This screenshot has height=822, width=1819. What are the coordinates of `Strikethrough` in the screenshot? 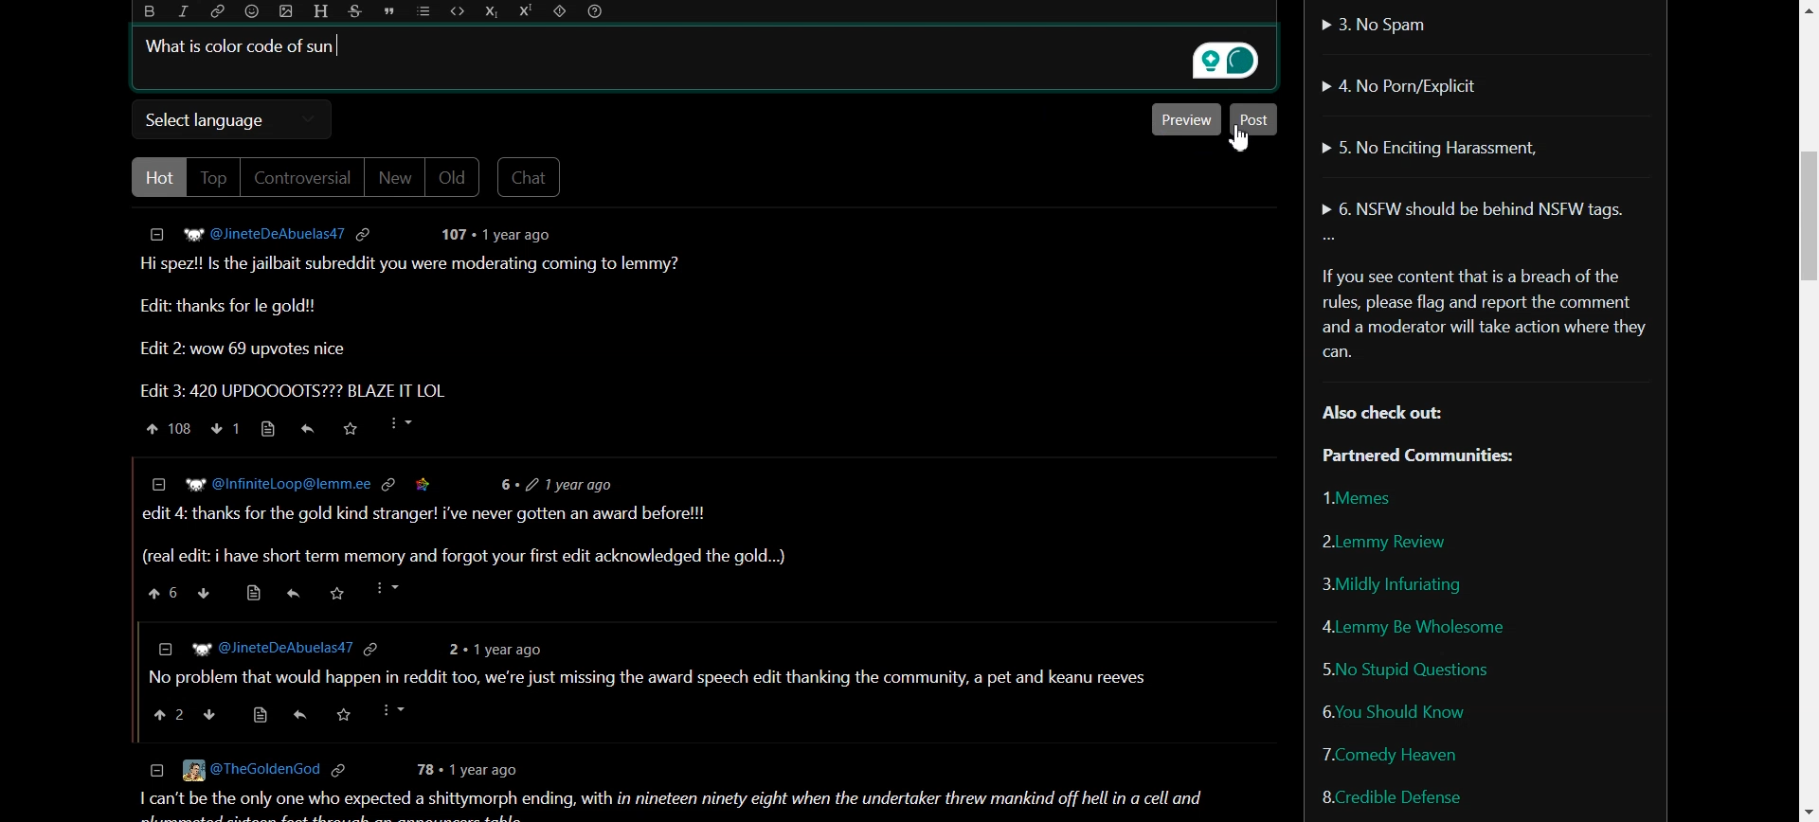 It's located at (356, 11).